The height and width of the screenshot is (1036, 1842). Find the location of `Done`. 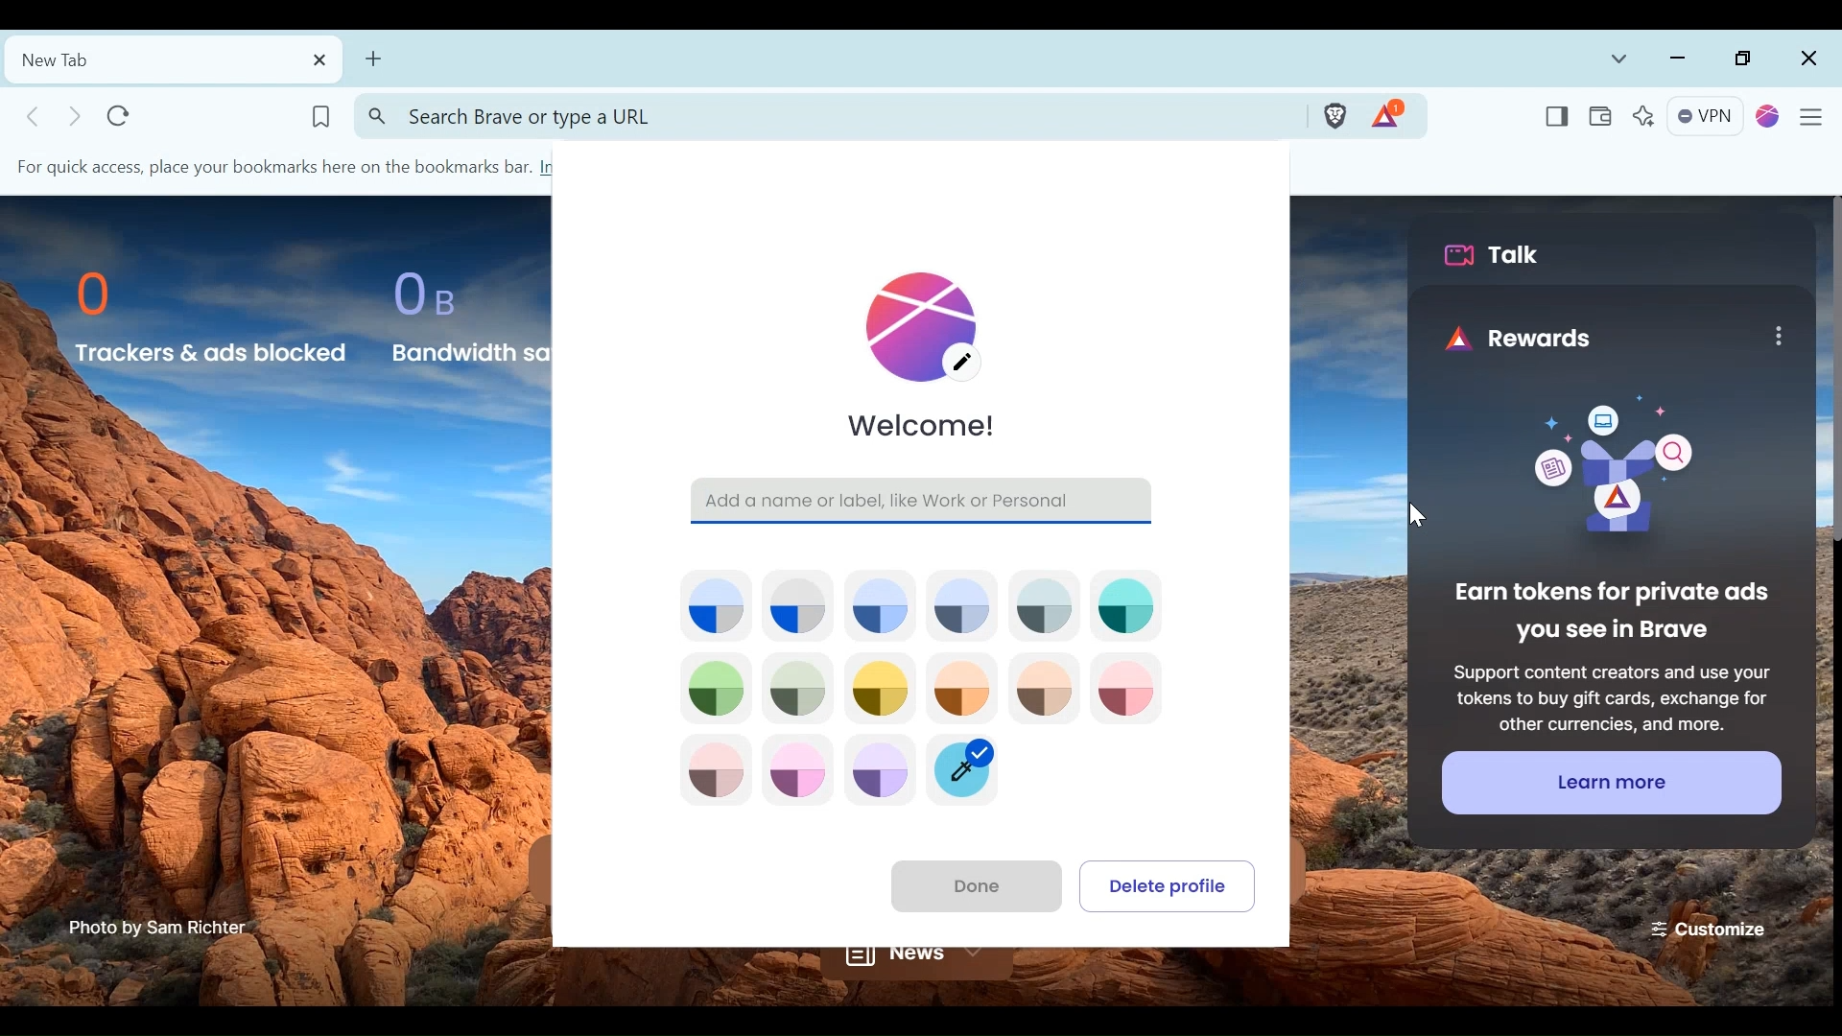

Done is located at coordinates (971, 883).